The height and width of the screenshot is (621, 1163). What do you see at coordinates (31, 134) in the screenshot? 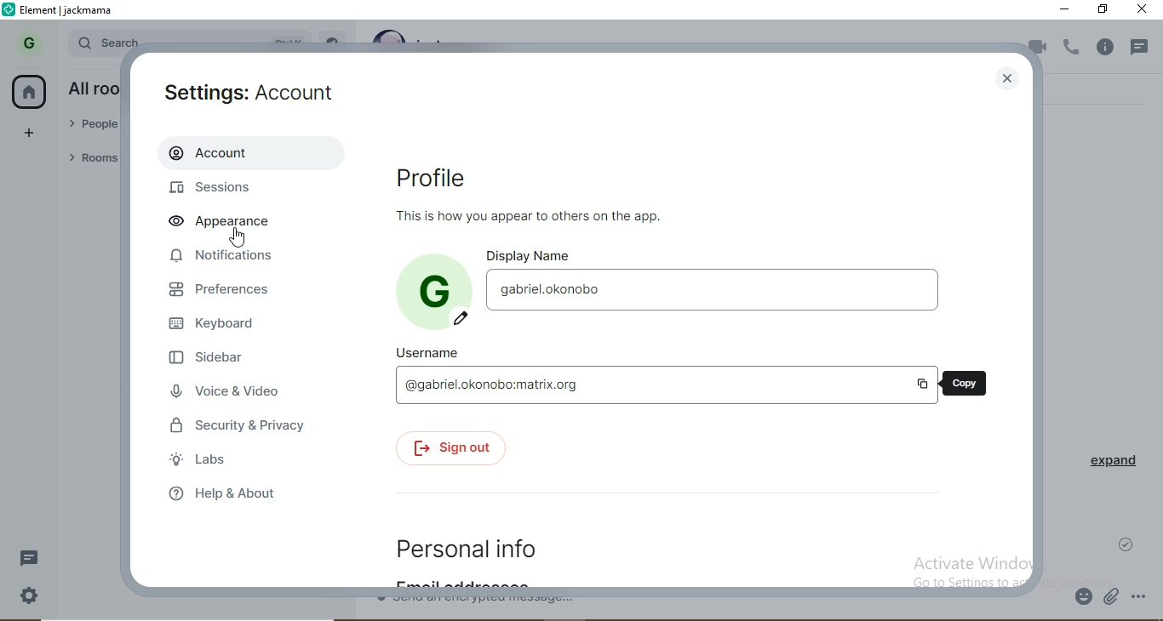
I see `add` at bounding box center [31, 134].